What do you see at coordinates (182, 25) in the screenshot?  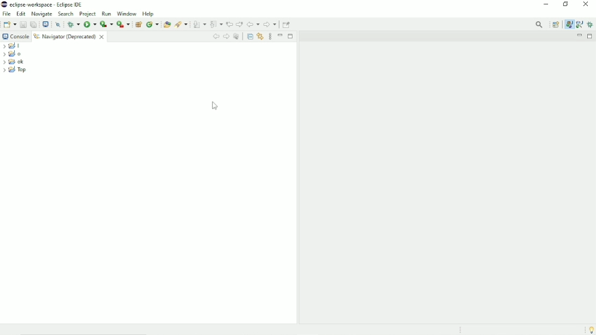 I see `Search` at bounding box center [182, 25].